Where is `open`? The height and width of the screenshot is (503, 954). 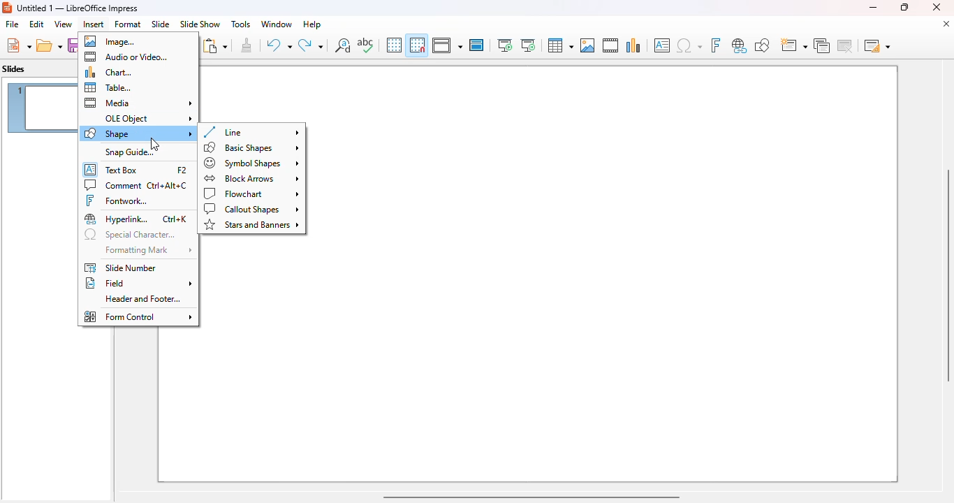
open is located at coordinates (50, 46).